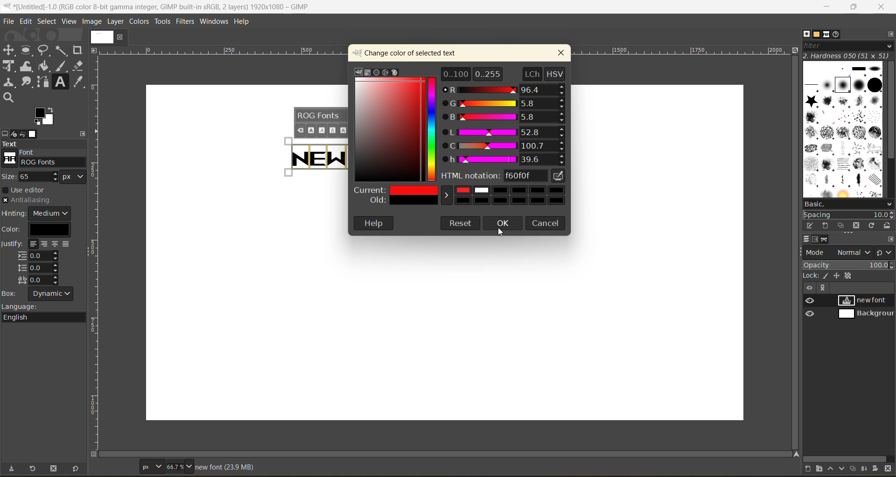 The width and height of the screenshot is (896, 477). What do you see at coordinates (27, 201) in the screenshot?
I see `antialiasing` at bounding box center [27, 201].